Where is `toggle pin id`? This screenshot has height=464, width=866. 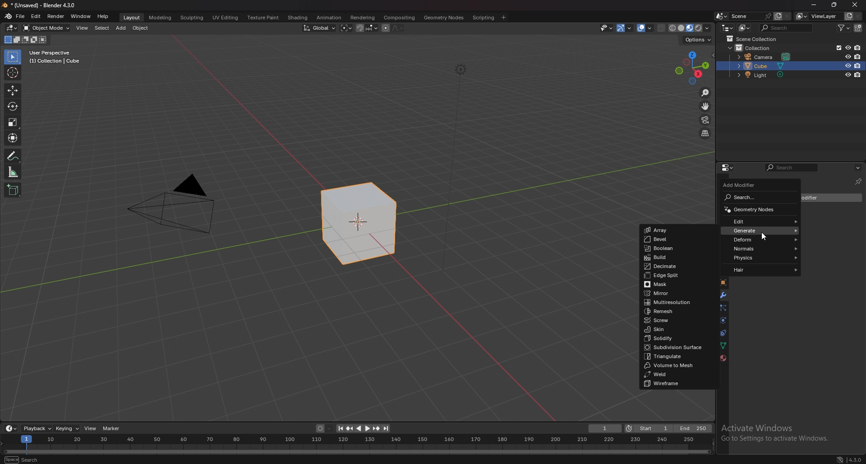
toggle pin id is located at coordinates (858, 182).